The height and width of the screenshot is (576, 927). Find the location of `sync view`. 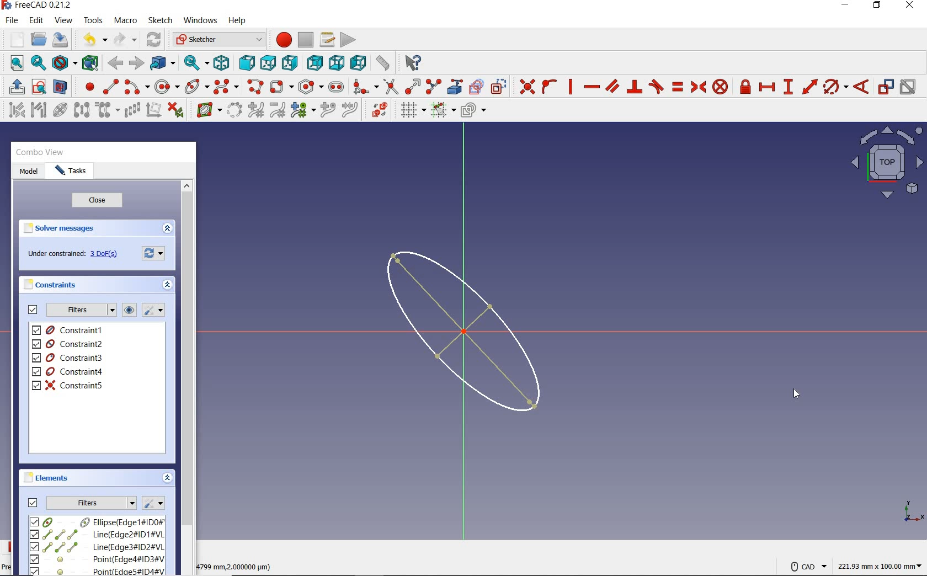

sync view is located at coordinates (197, 63).